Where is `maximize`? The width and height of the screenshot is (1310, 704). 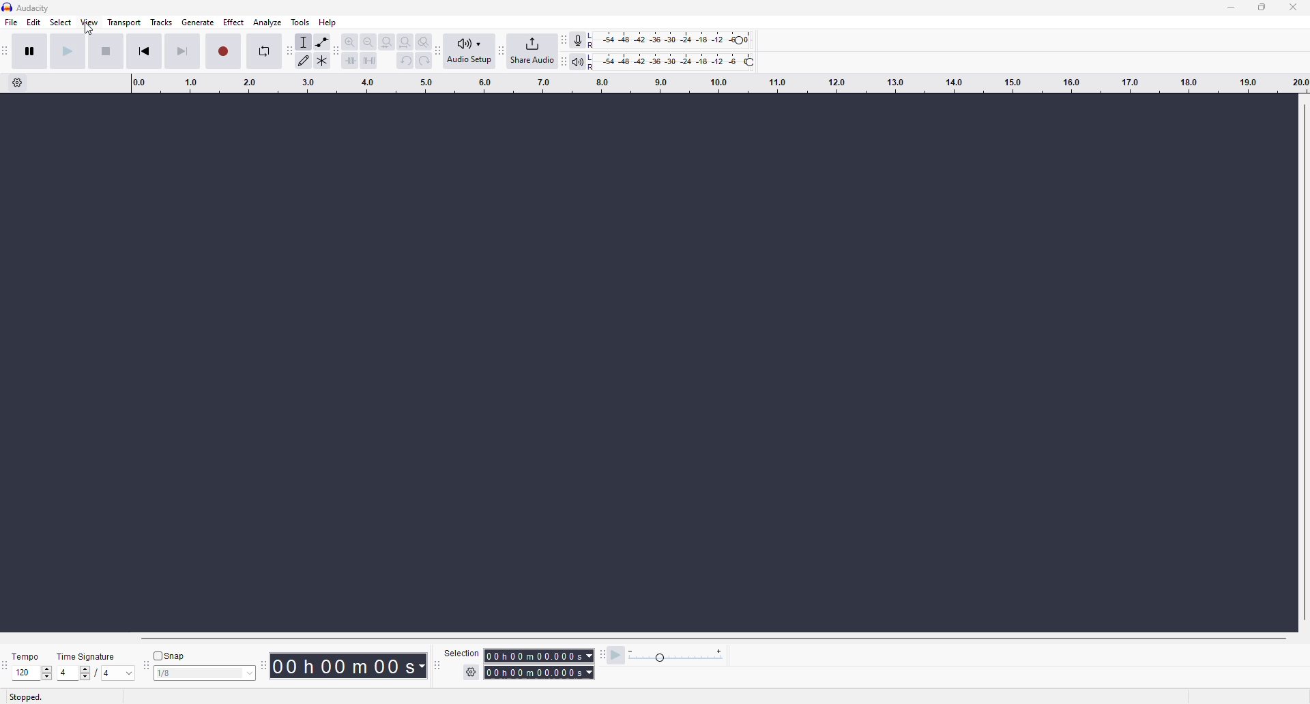
maximize is located at coordinates (1262, 7).